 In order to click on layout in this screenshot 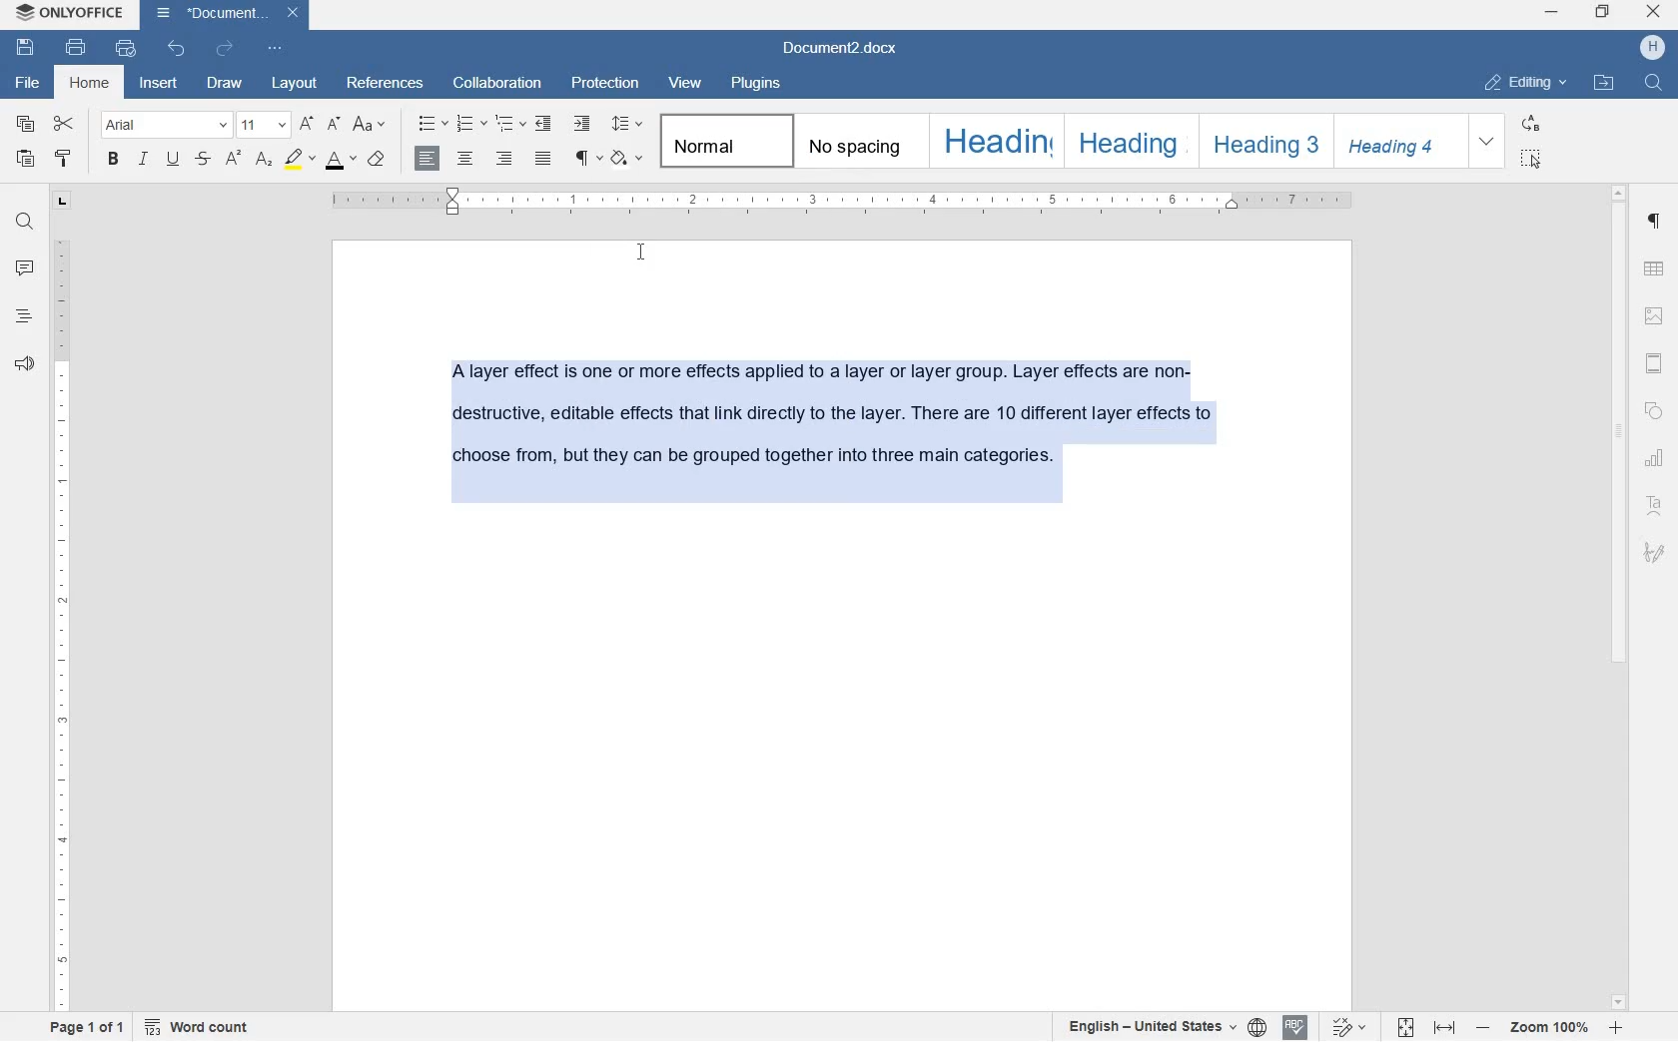, I will do `click(292, 82)`.